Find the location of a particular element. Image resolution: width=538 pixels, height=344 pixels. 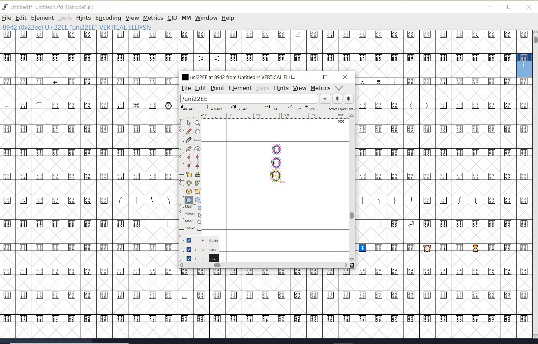

add a point, then drag out its control points is located at coordinates (189, 148).